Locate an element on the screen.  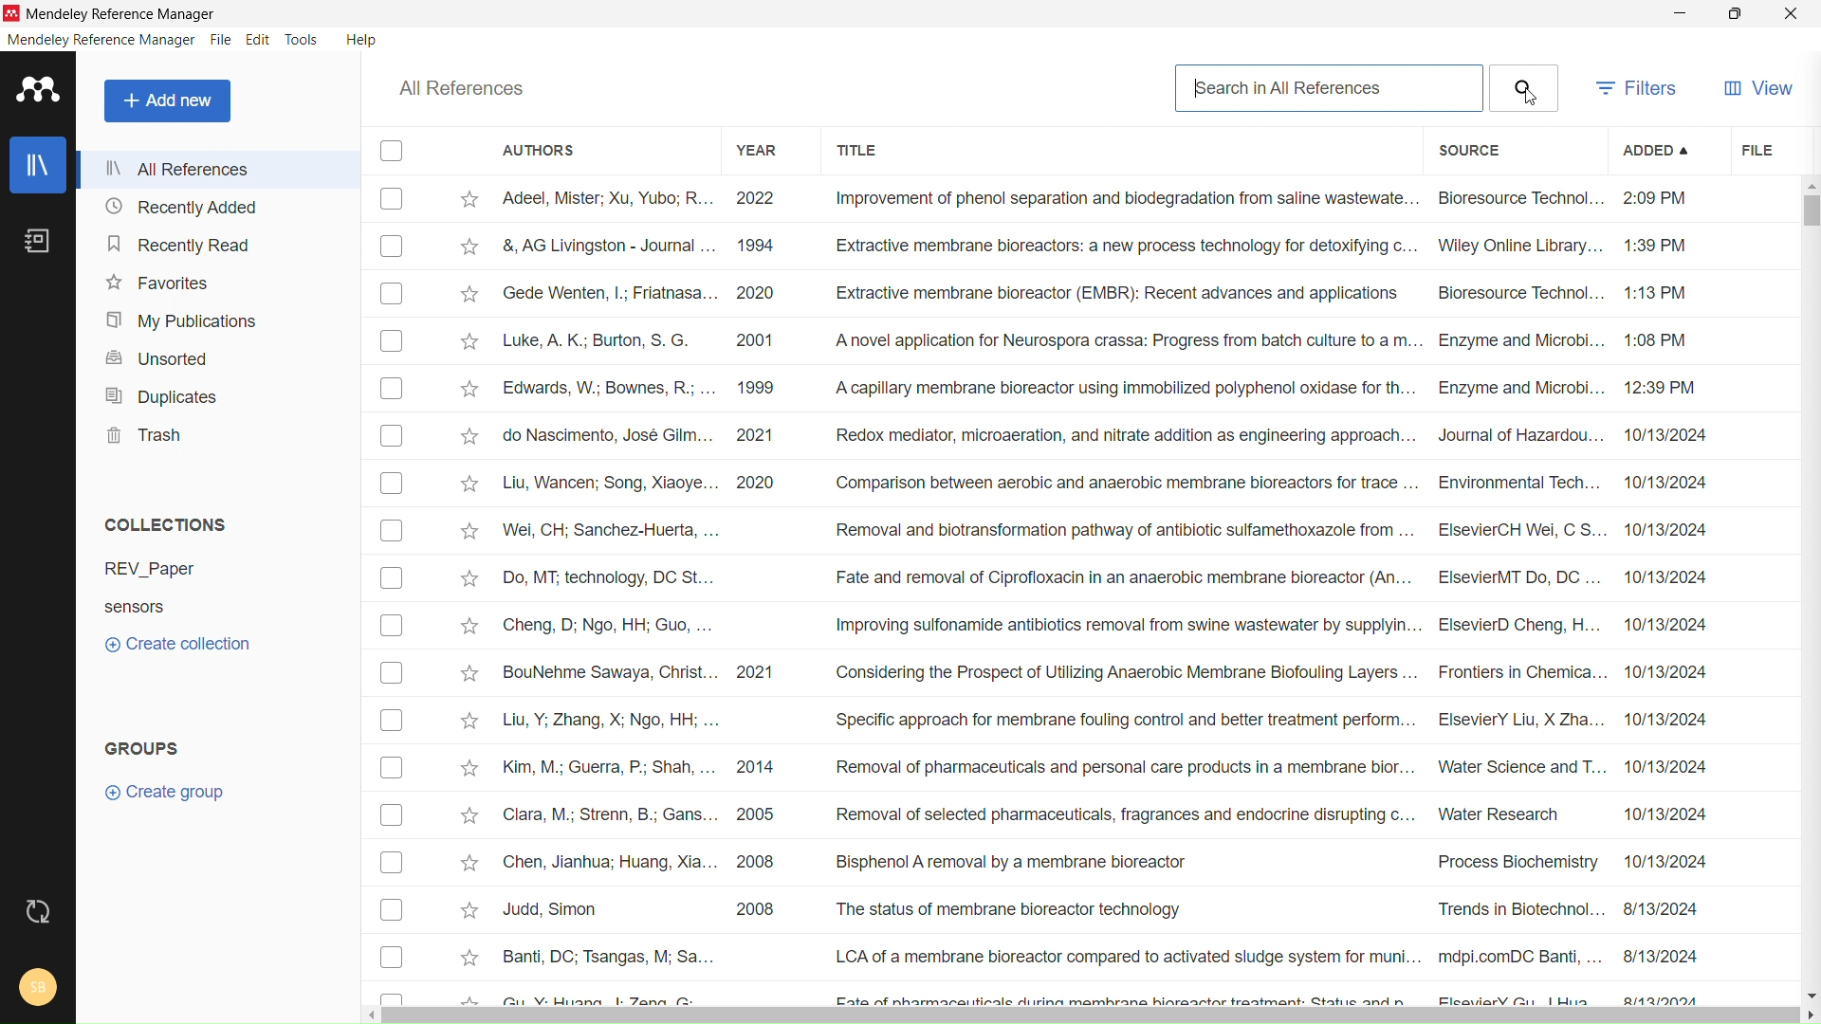
Adeel, Mister; Xu, Yubo; R... 2022 Improvement of phenol separation and biodegradation from saline waste wate... Bioresource Technol... 2:09 PM is located at coordinates (1131, 197).